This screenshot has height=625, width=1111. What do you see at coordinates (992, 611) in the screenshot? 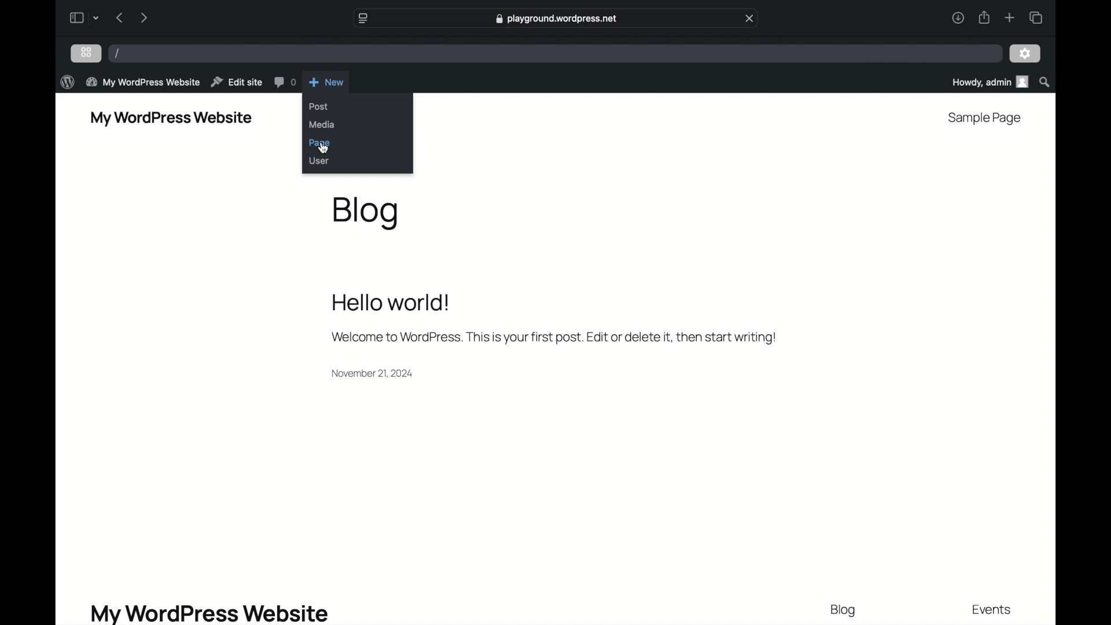
I see `events` at bounding box center [992, 611].